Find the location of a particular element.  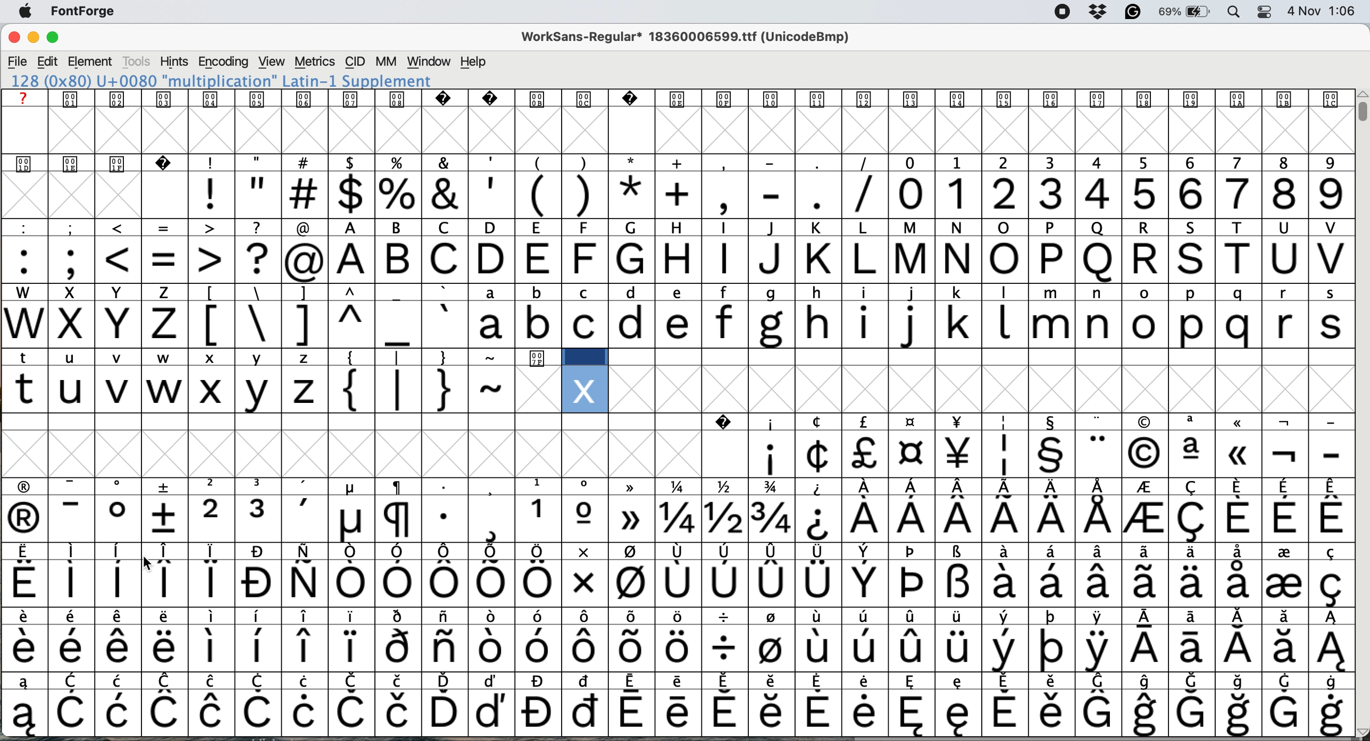

SPECIAL CHARACTERS is located at coordinates (678, 420).